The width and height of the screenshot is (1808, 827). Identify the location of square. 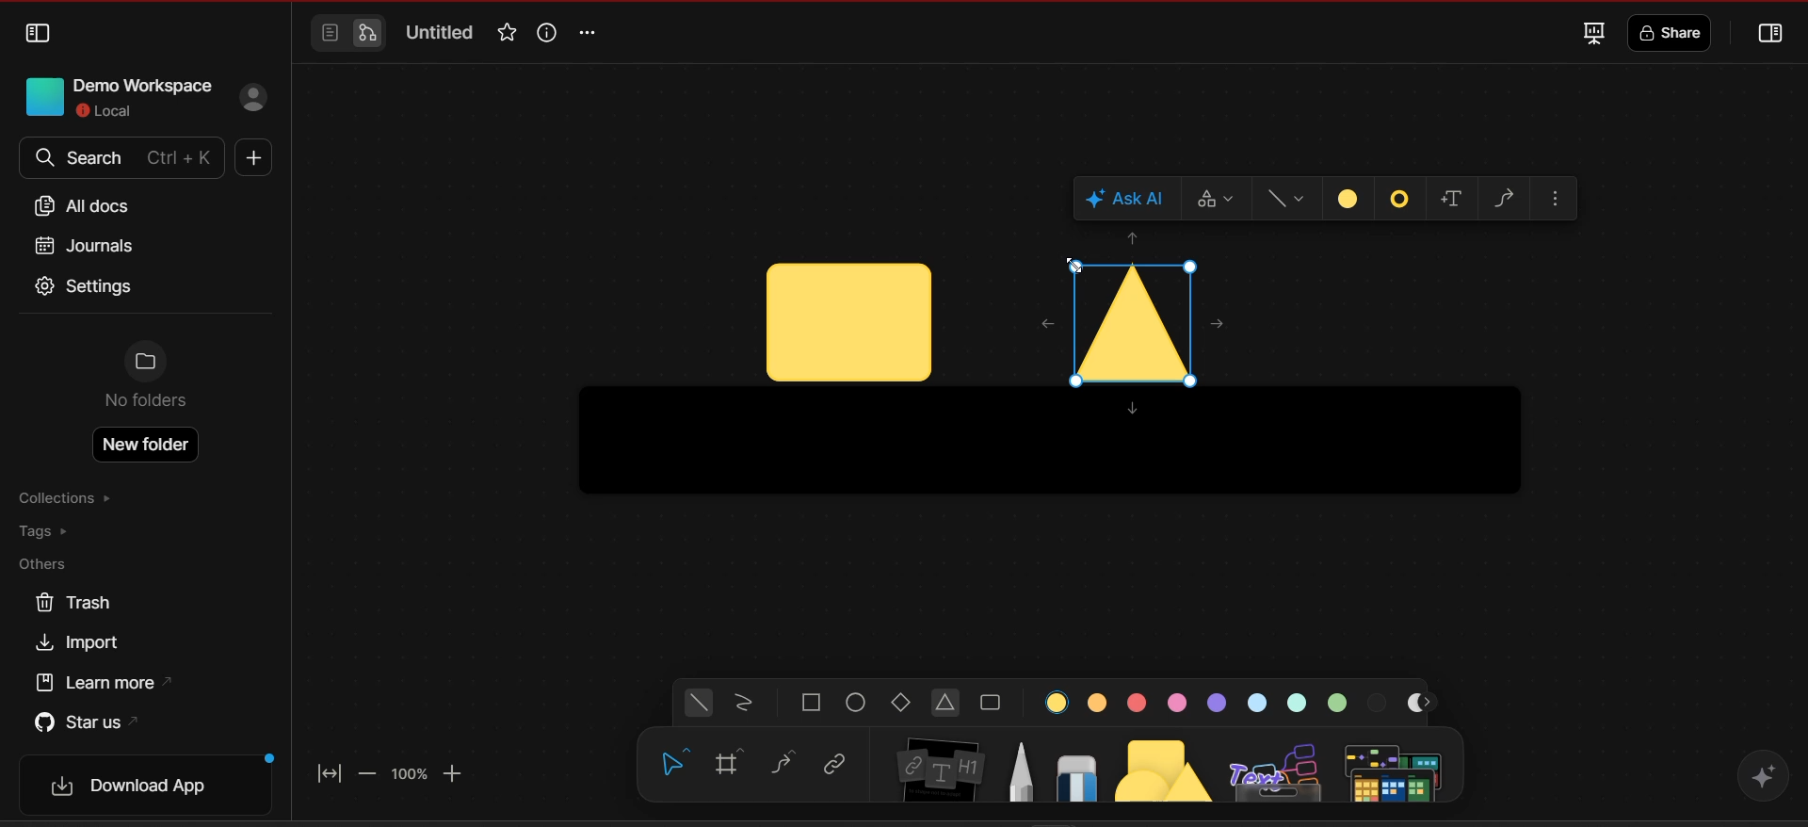
(812, 703).